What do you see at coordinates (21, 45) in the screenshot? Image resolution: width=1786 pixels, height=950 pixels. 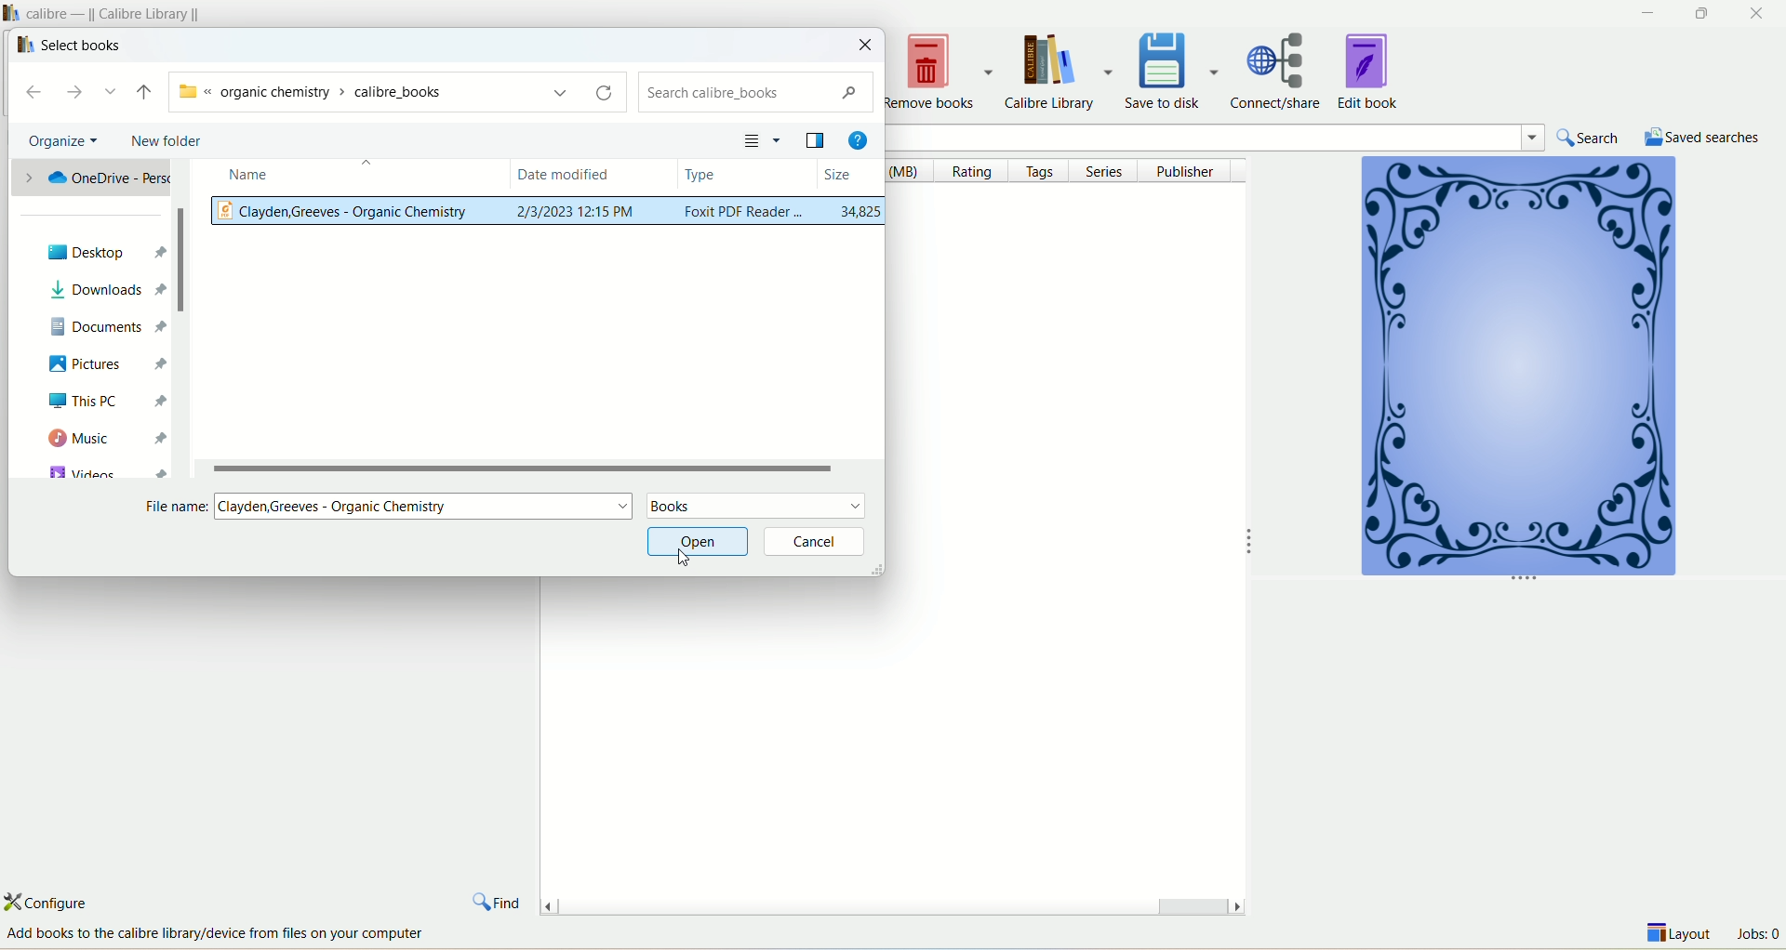 I see `logo` at bounding box center [21, 45].